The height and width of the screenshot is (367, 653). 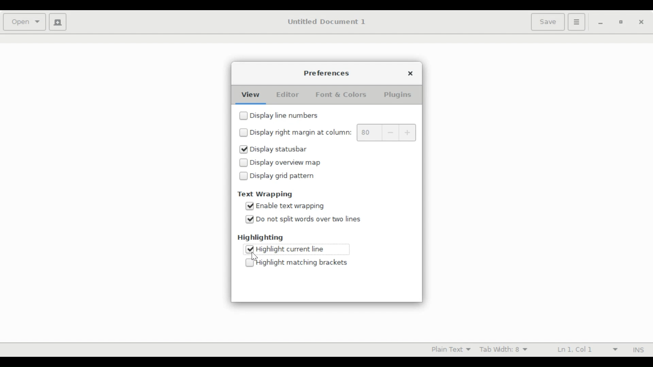 I want to click on checkbox, so click(x=244, y=162).